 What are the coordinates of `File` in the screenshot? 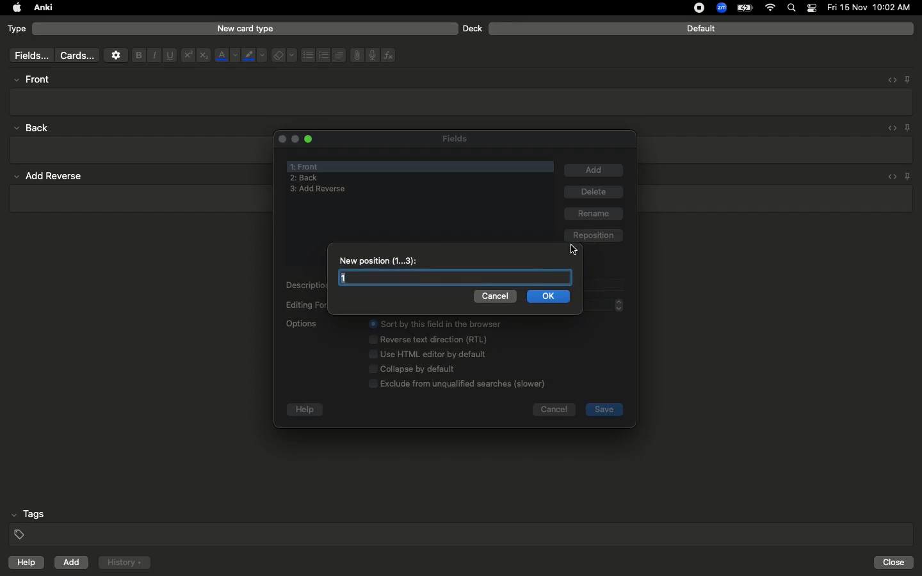 It's located at (355, 55).